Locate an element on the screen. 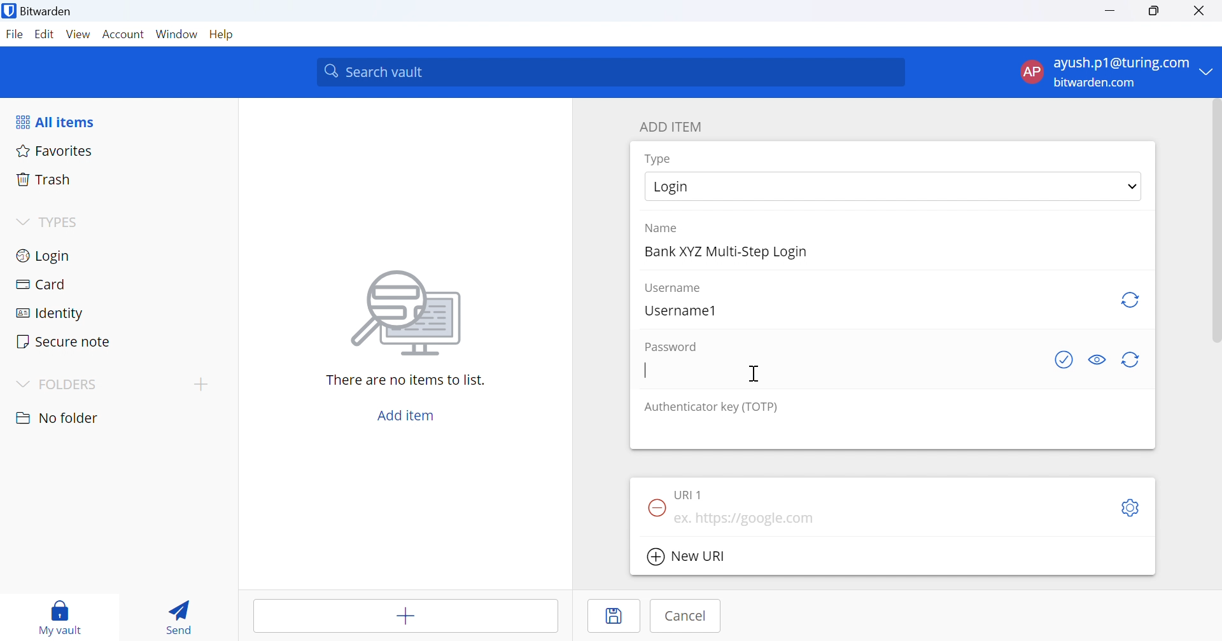 This screenshot has width=1222, height=641. Trash is located at coordinates (44, 179).